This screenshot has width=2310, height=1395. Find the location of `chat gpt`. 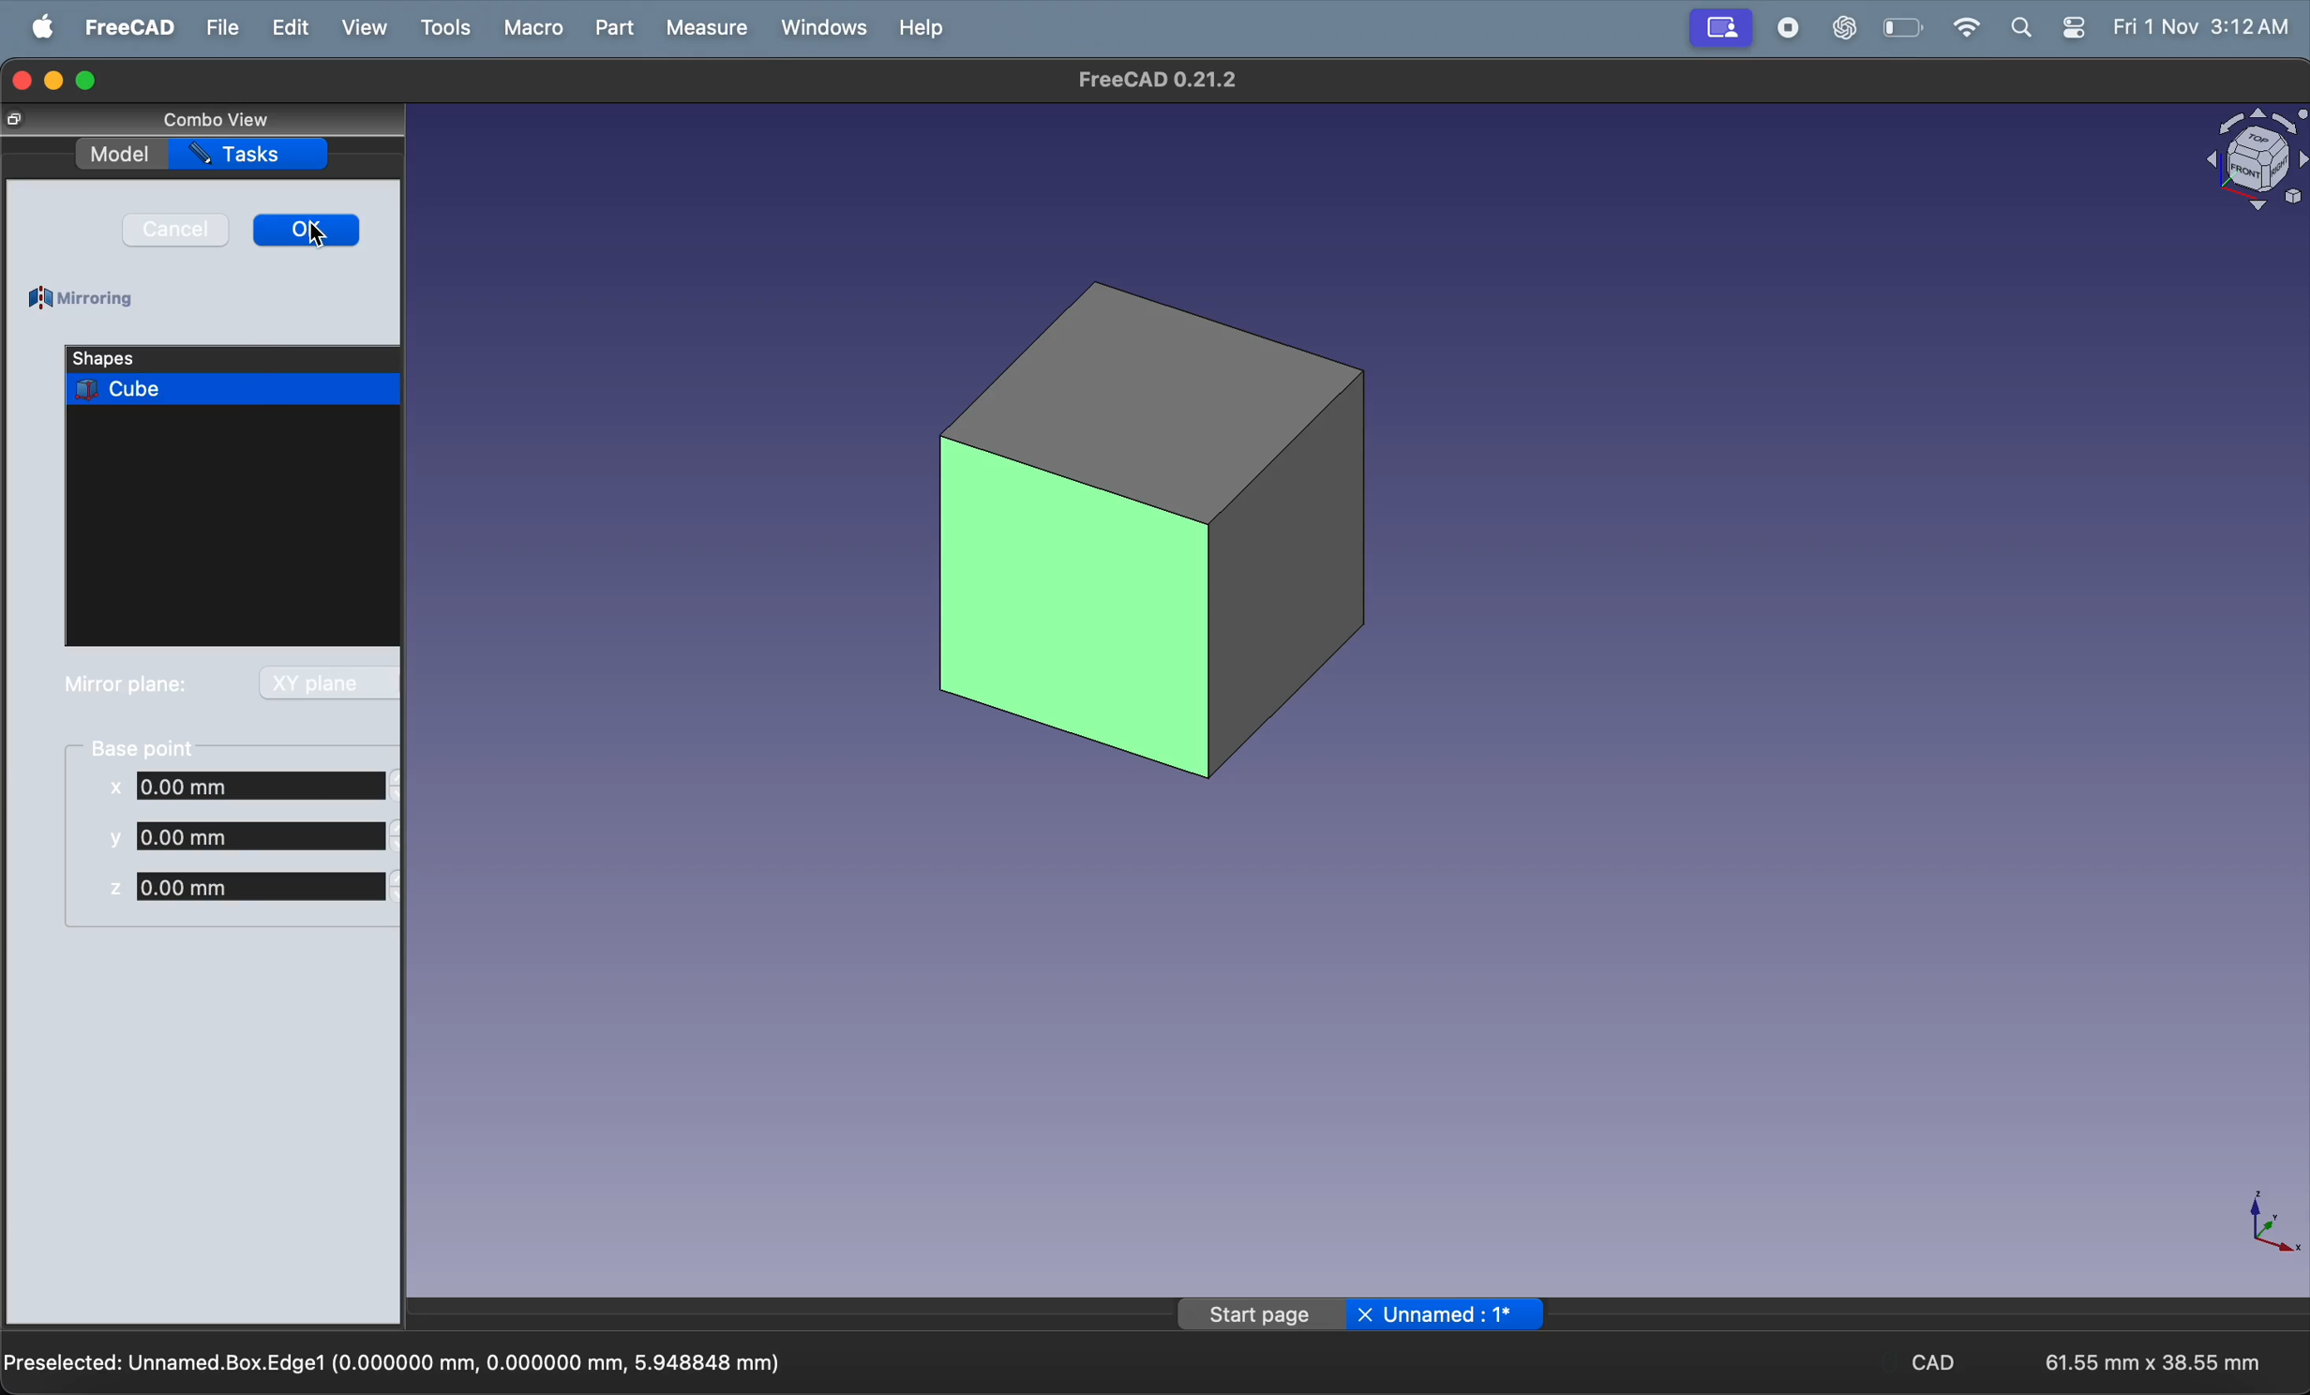

chat gpt is located at coordinates (1850, 26).